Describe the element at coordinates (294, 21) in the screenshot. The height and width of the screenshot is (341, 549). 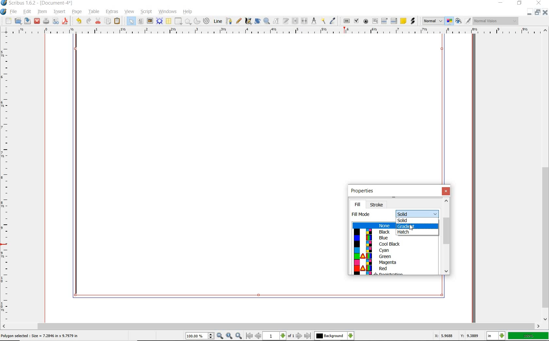
I see `link text frames` at that location.